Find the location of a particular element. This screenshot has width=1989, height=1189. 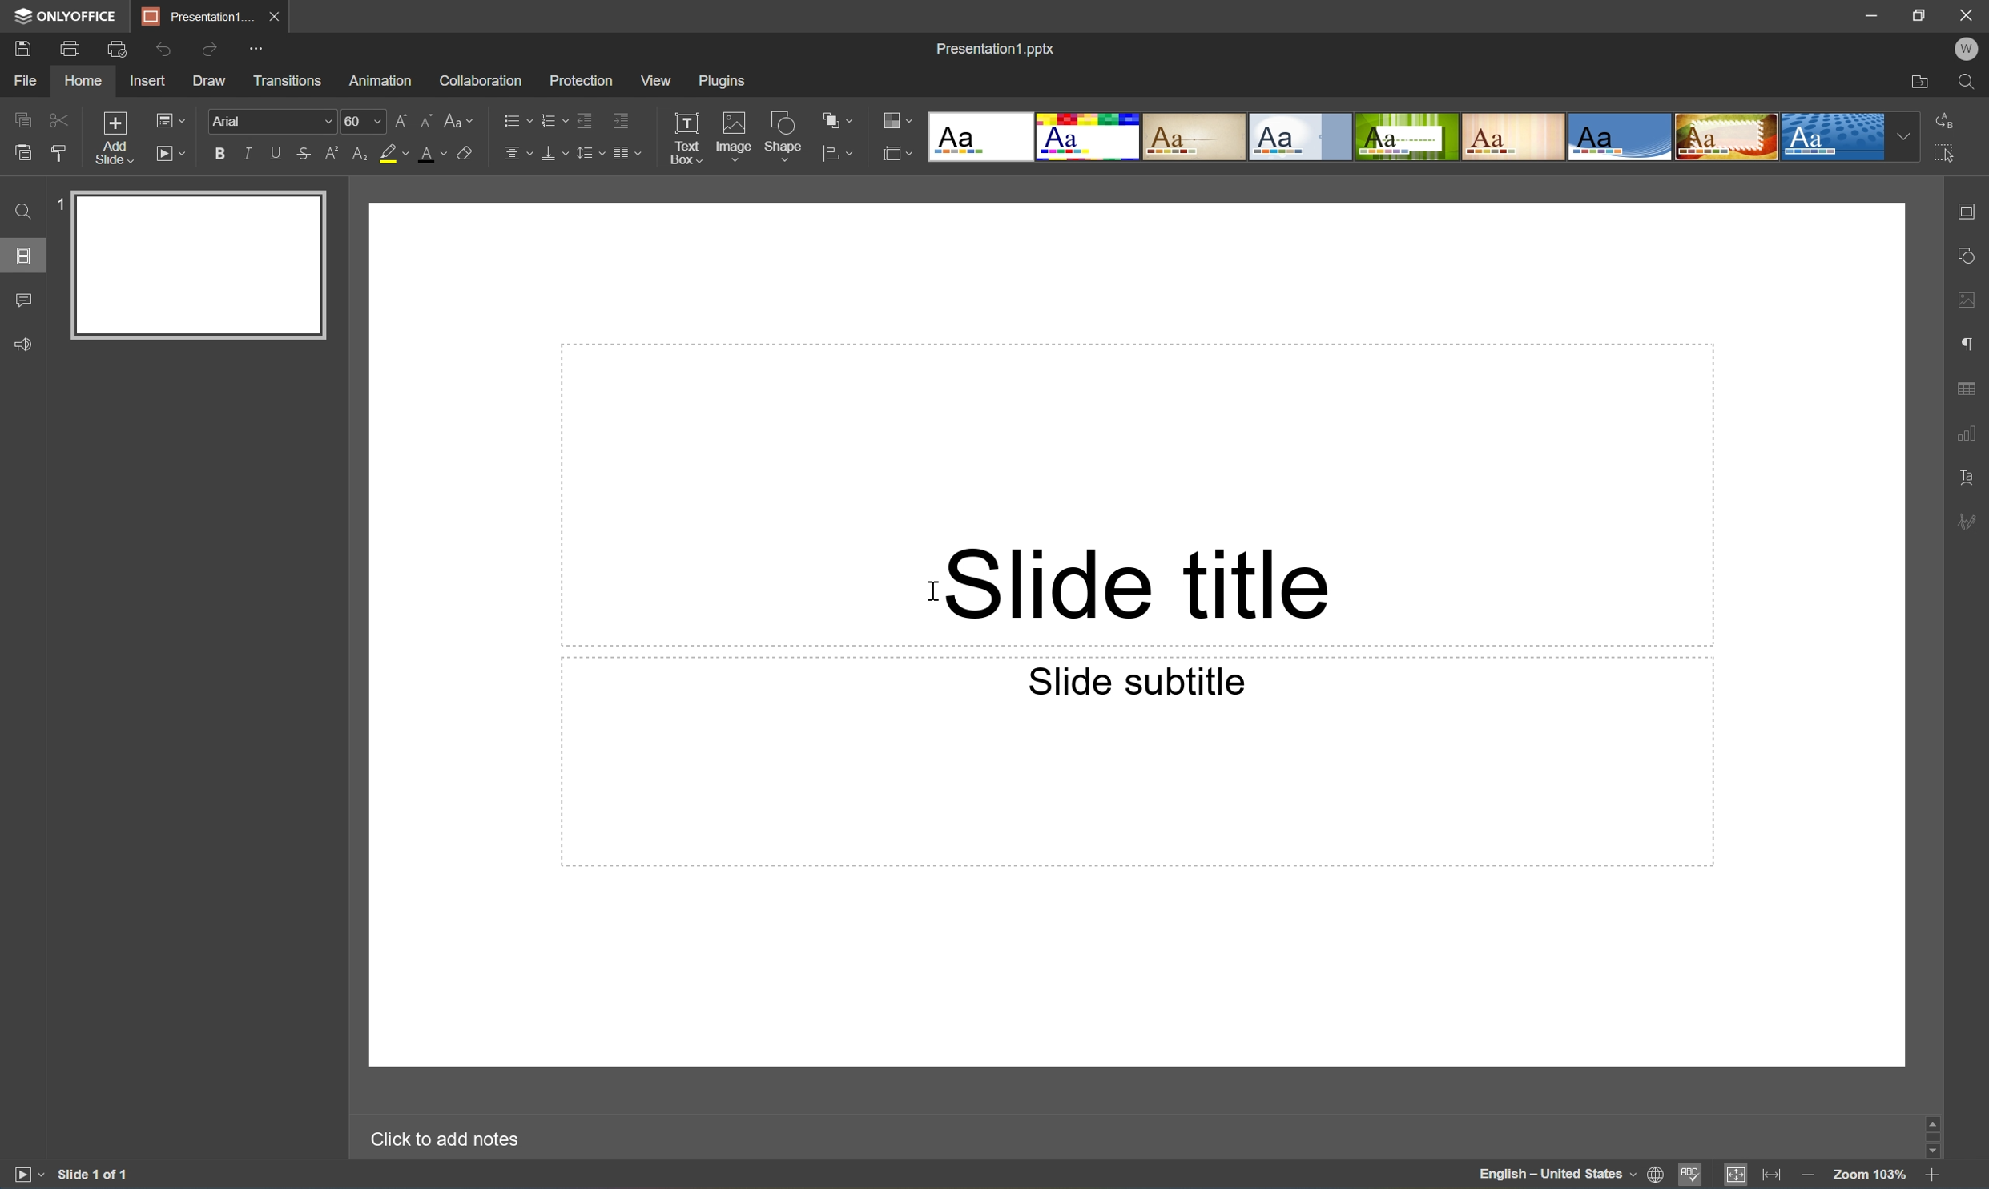

Start slideshow is located at coordinates (173, 154).